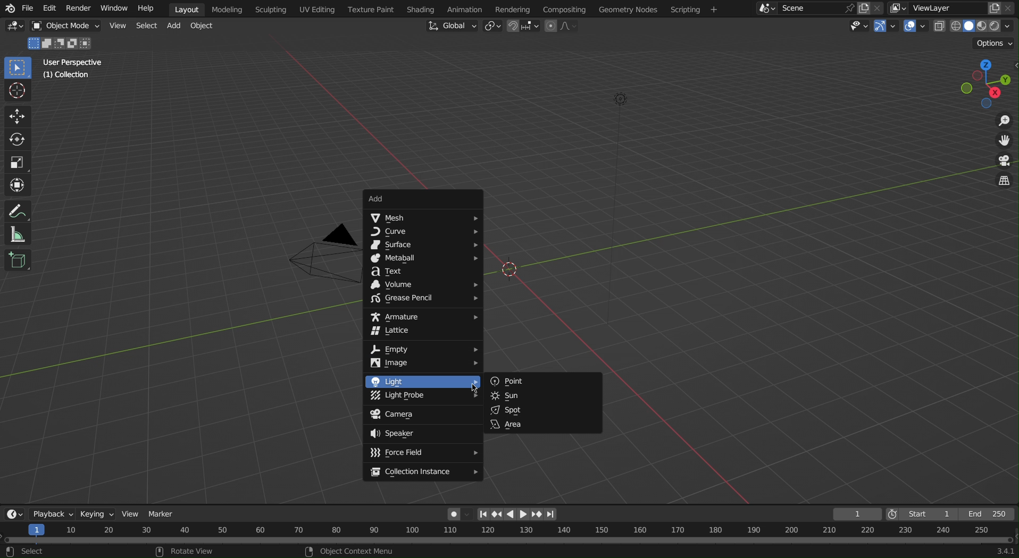 This screenshot has width=1019, height=558. I want to click on Add, so click(176, 26).